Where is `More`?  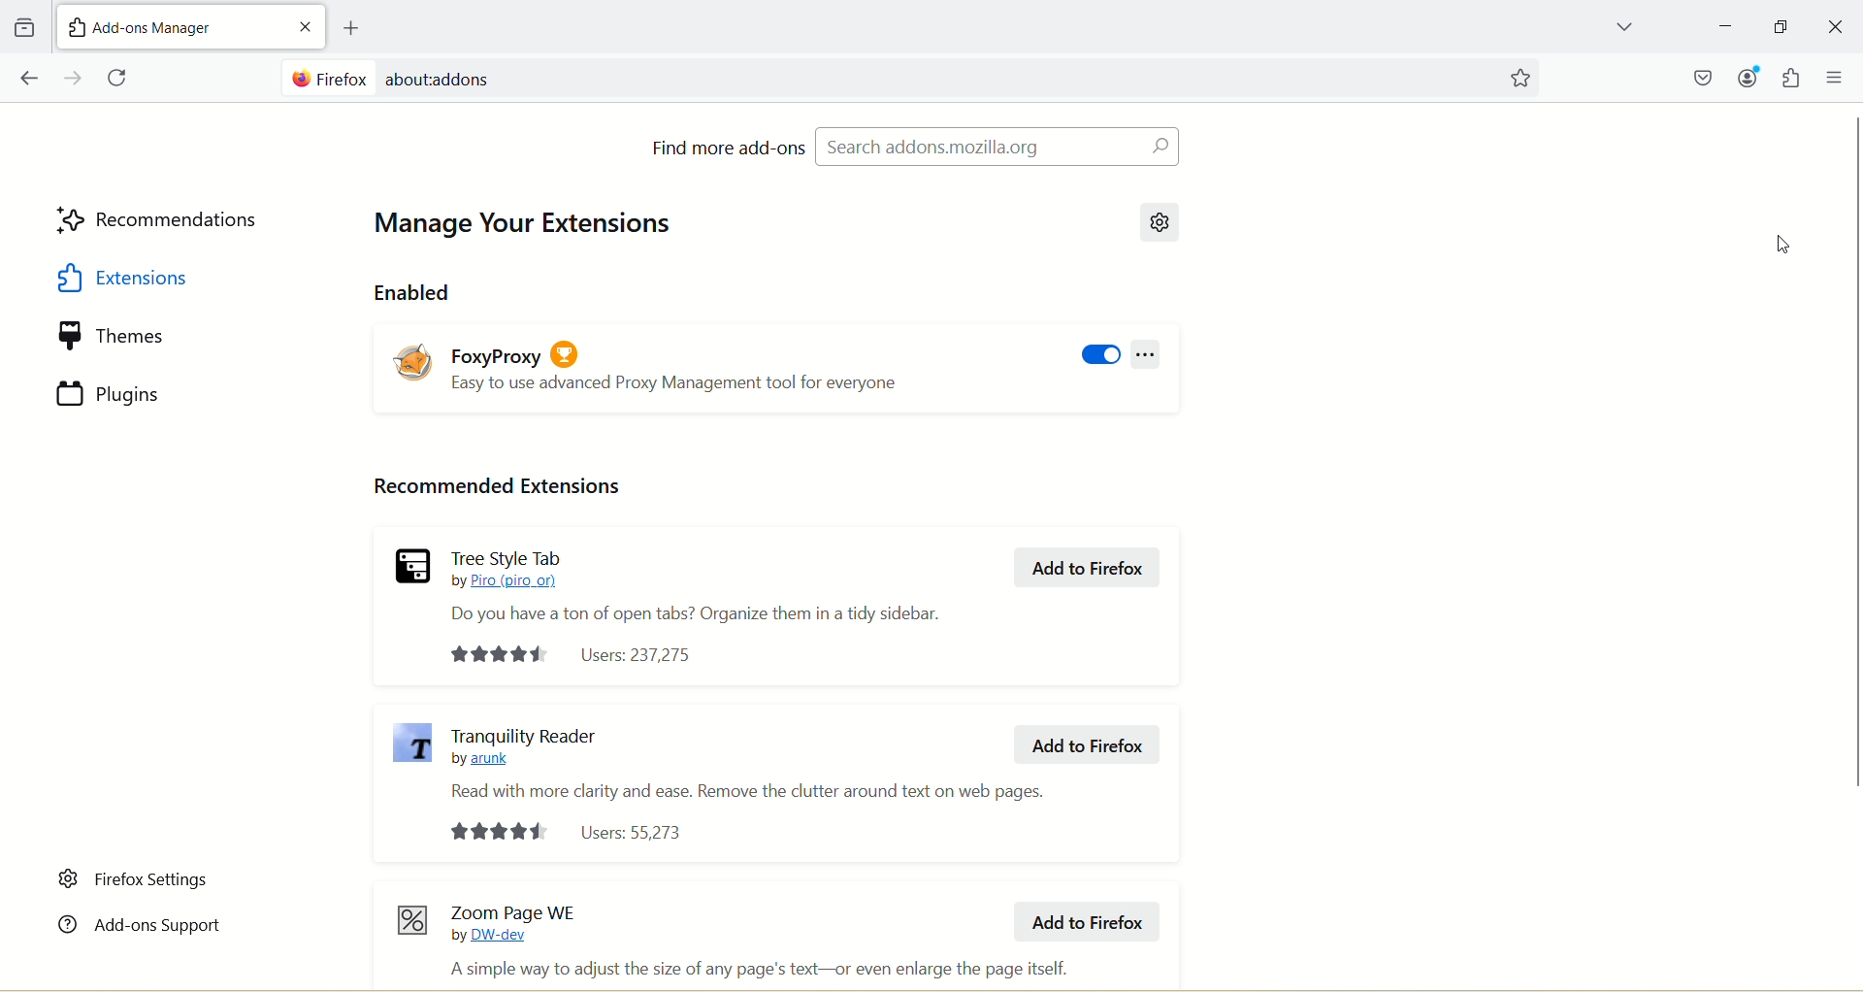
More is located at coordinates (1146, 354).